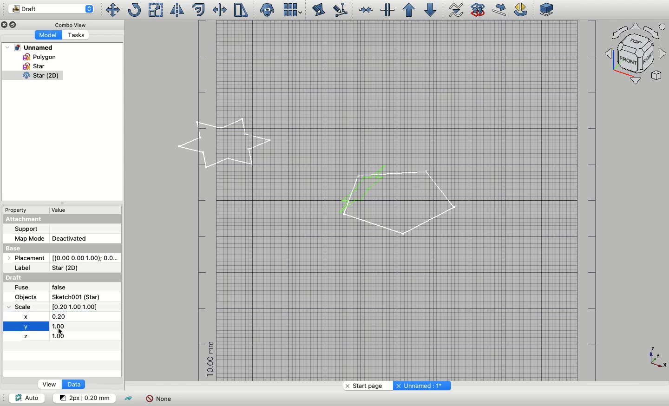 This screenshot has height=406, width=669. I want to click on Array tools, so click(291, 10).